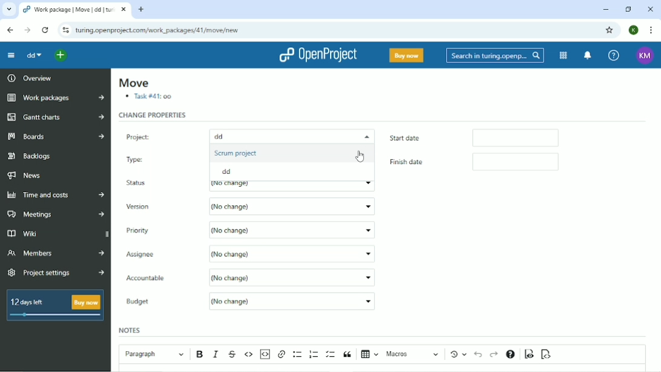 This screenshot has width=661, height=372. Describe the element at coordinates (292, 207) in the screenshot. I see `(No change)` at that location.